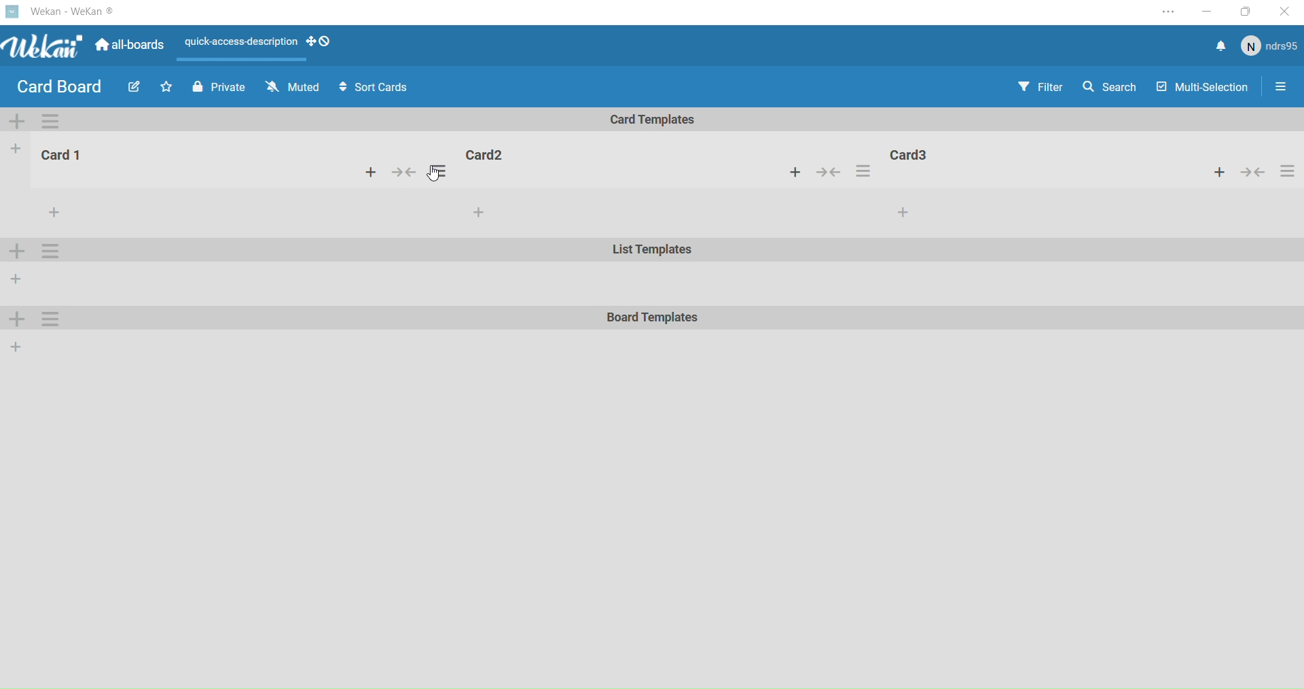 This screenshot has width=1304, height=689. What do you see at coordinates (407, 172) in the screenshot?
I see `collapse` at bounding box center [407, 172].